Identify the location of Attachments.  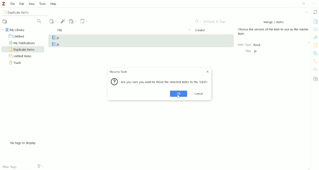
(315, 37).